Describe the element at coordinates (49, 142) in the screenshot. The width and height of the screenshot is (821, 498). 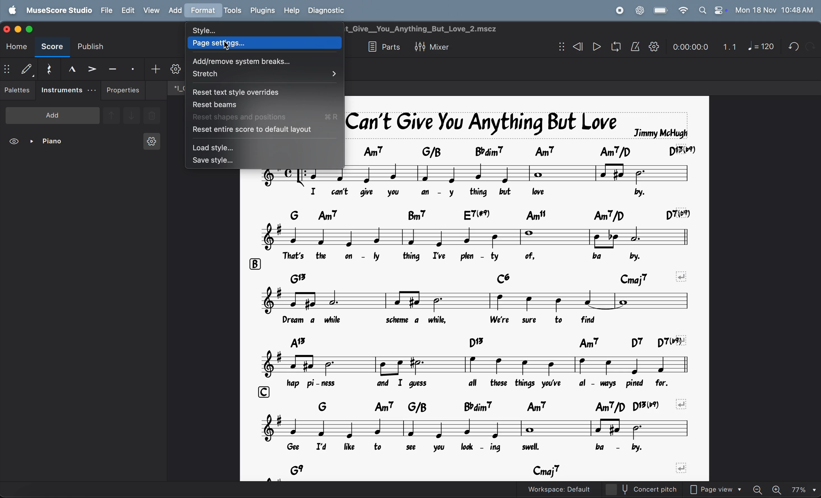
I see `piano` at that location.